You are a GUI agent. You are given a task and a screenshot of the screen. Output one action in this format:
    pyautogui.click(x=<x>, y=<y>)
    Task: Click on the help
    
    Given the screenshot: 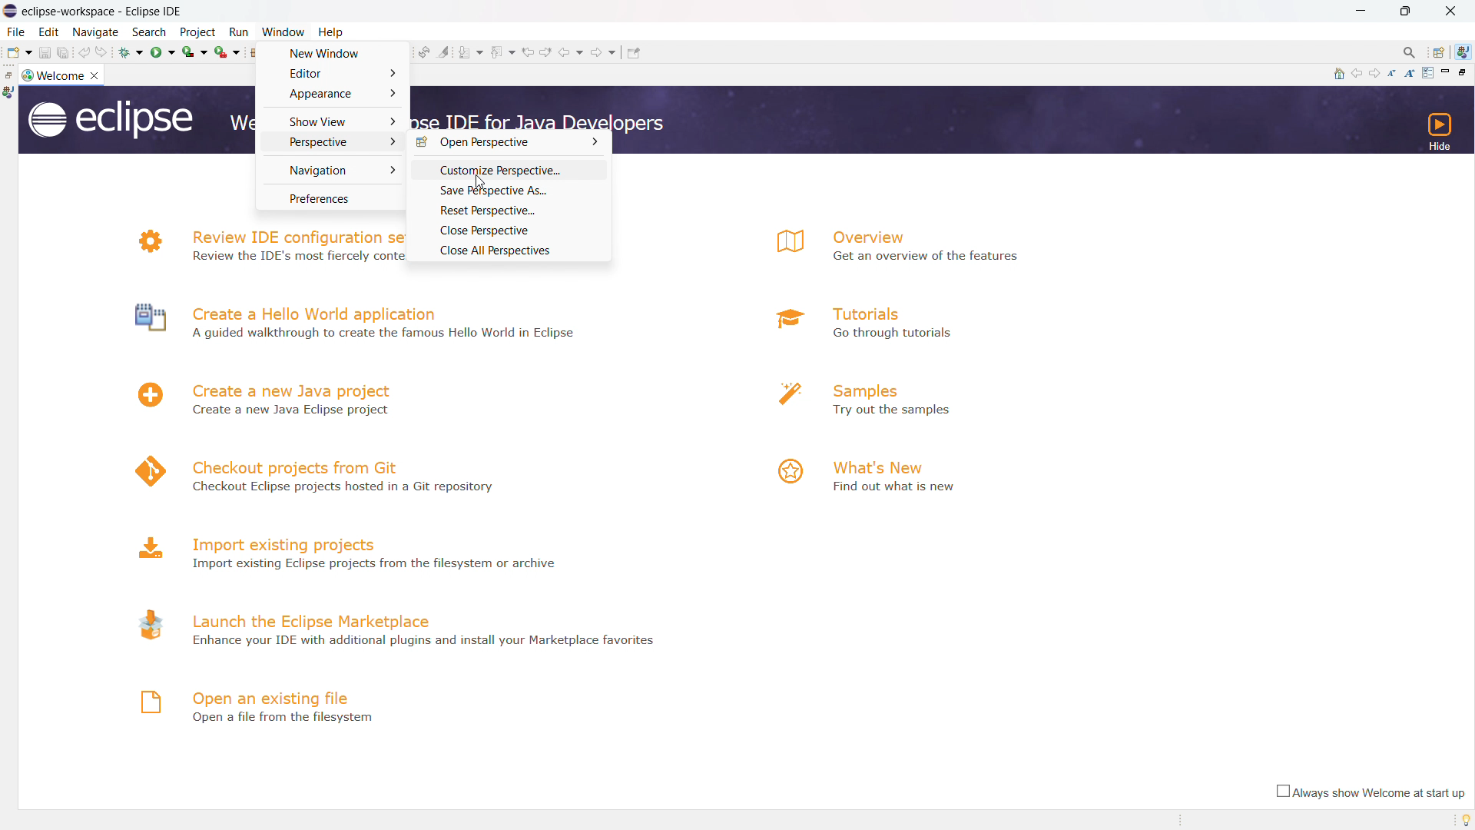 What is the action you would take?
    pyautogui.click(x=330, y=32)
    